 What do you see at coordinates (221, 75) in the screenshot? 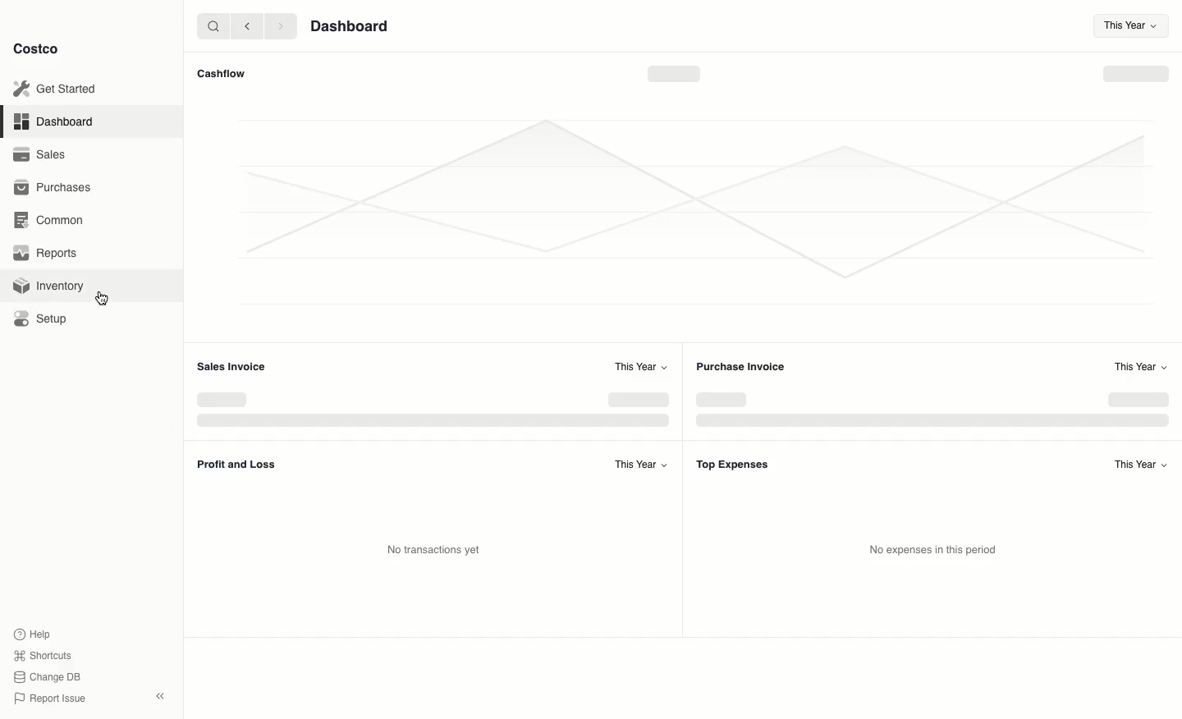
I see `Cashflow` at bounding box center [221, 75].